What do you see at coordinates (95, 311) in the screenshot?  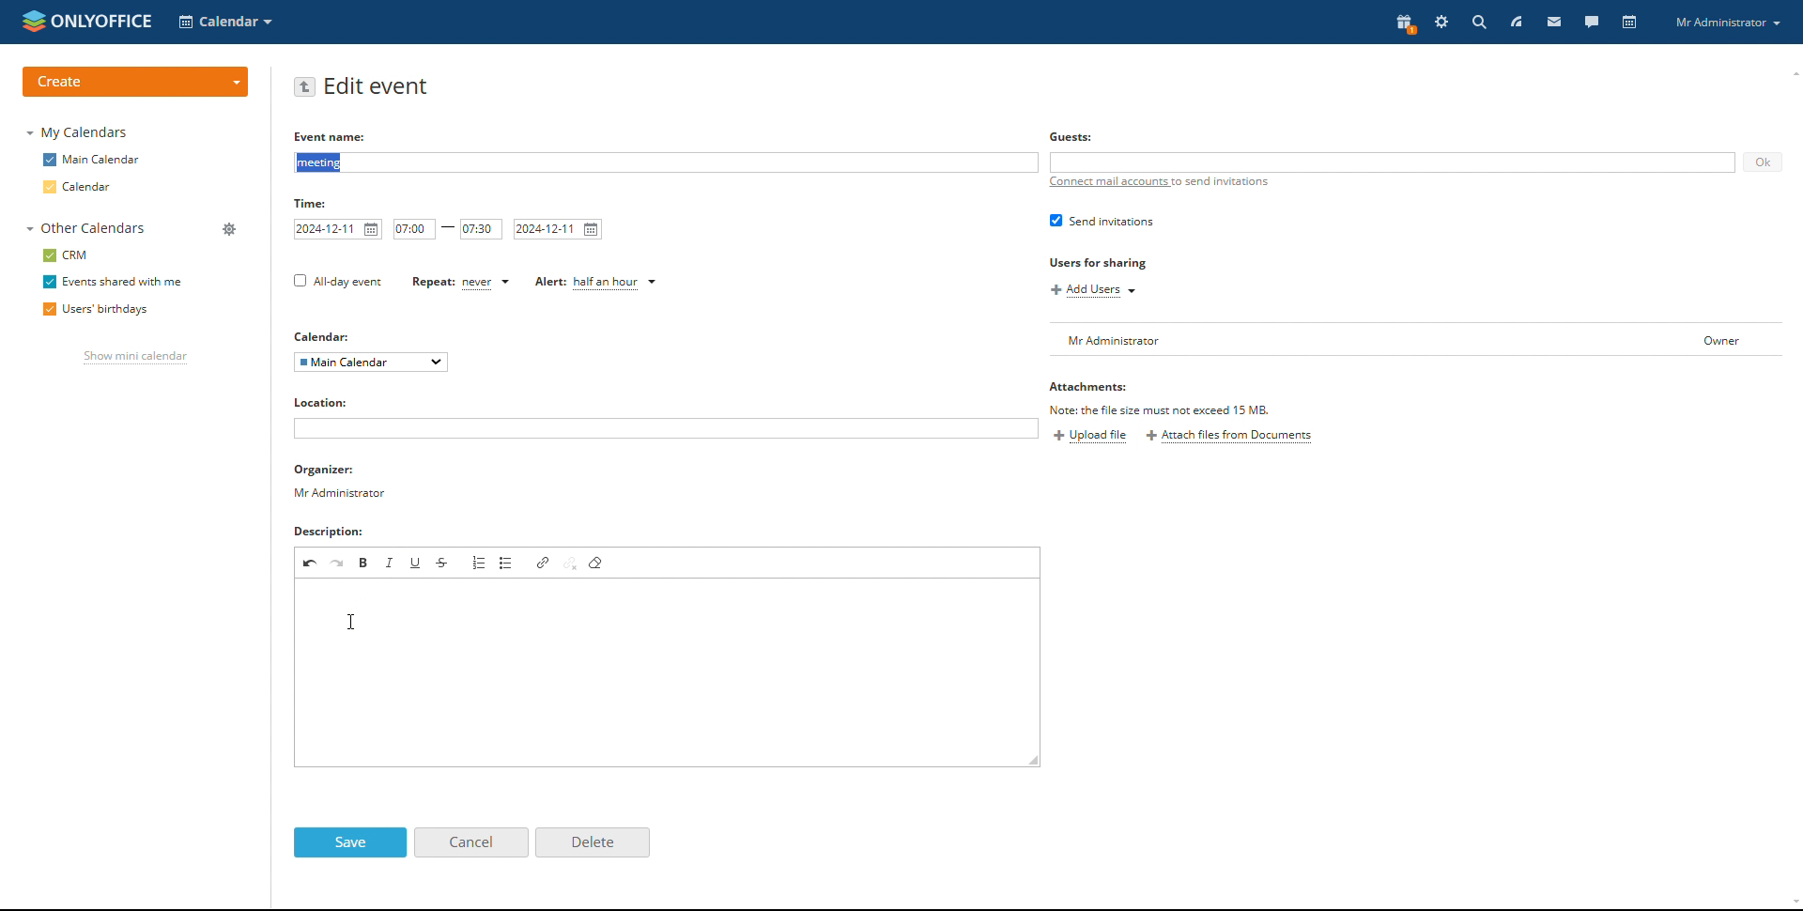 I see `users' birthdays` at bounding box center [95, 311].